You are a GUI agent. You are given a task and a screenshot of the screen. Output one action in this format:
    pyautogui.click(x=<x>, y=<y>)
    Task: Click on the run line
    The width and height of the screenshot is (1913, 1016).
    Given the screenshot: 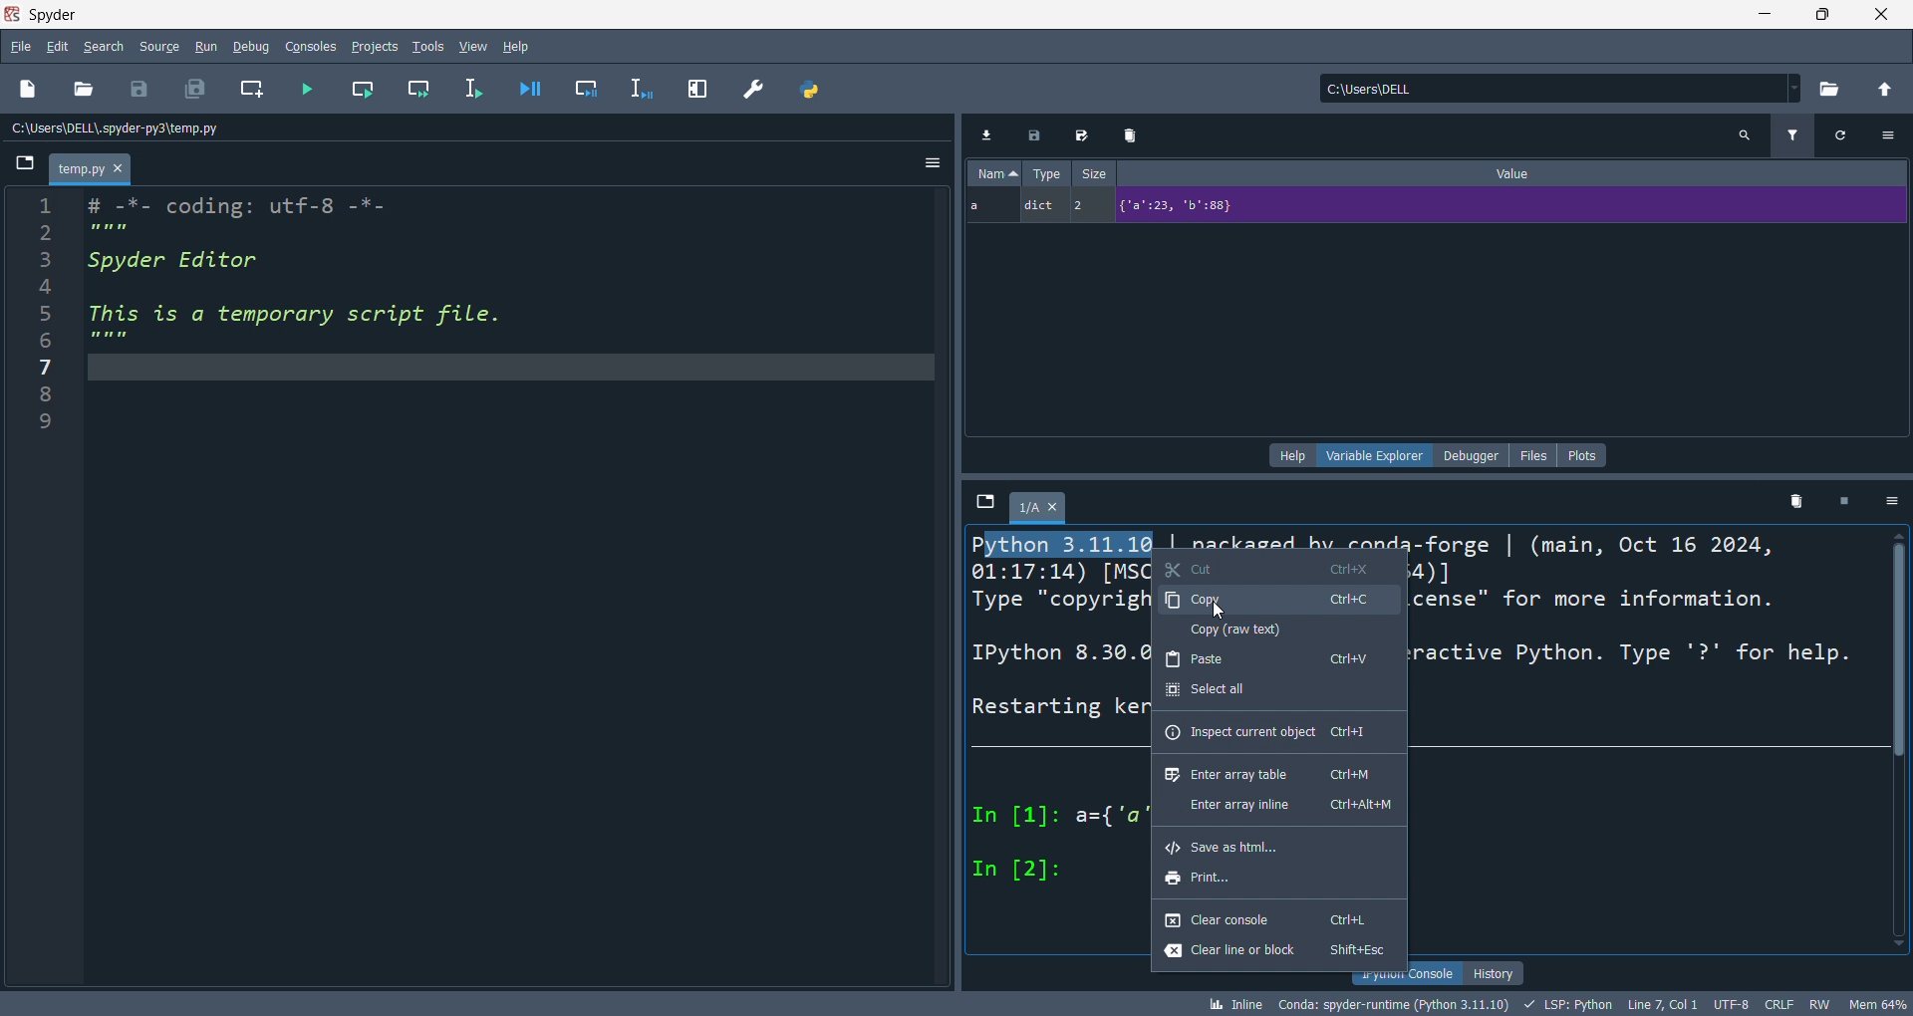 What is the action you would take?
    pyautogui.click(x=481, y=93)
    